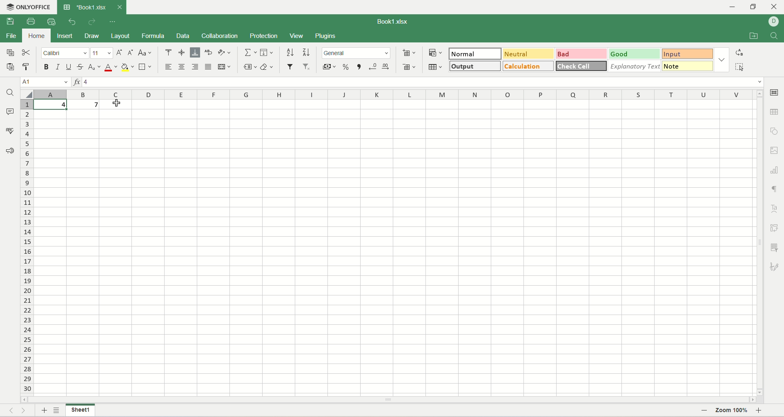 This screenshot has width=784, height=417. What do you see at coordinates (120, 35) in the screenshot?
I see `layout` at bounding box center [120, 35].